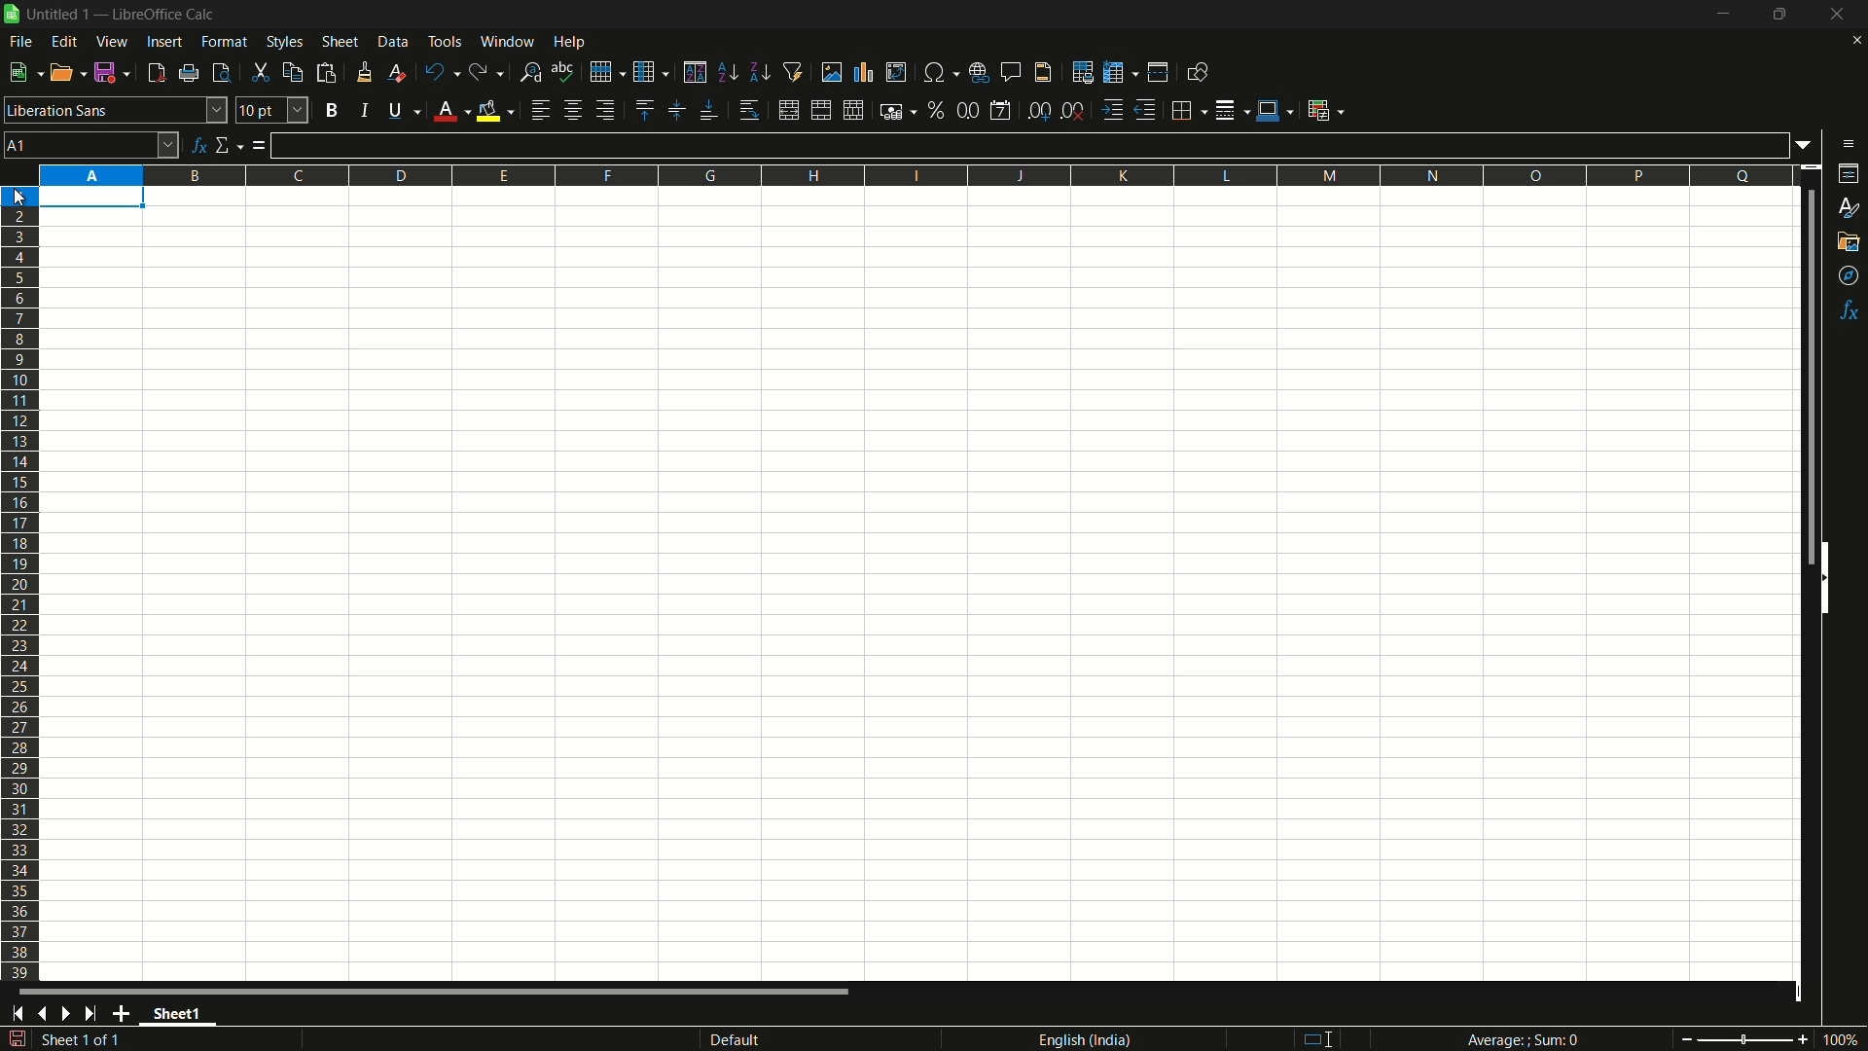  I want to click on align left, so click(539, 111).